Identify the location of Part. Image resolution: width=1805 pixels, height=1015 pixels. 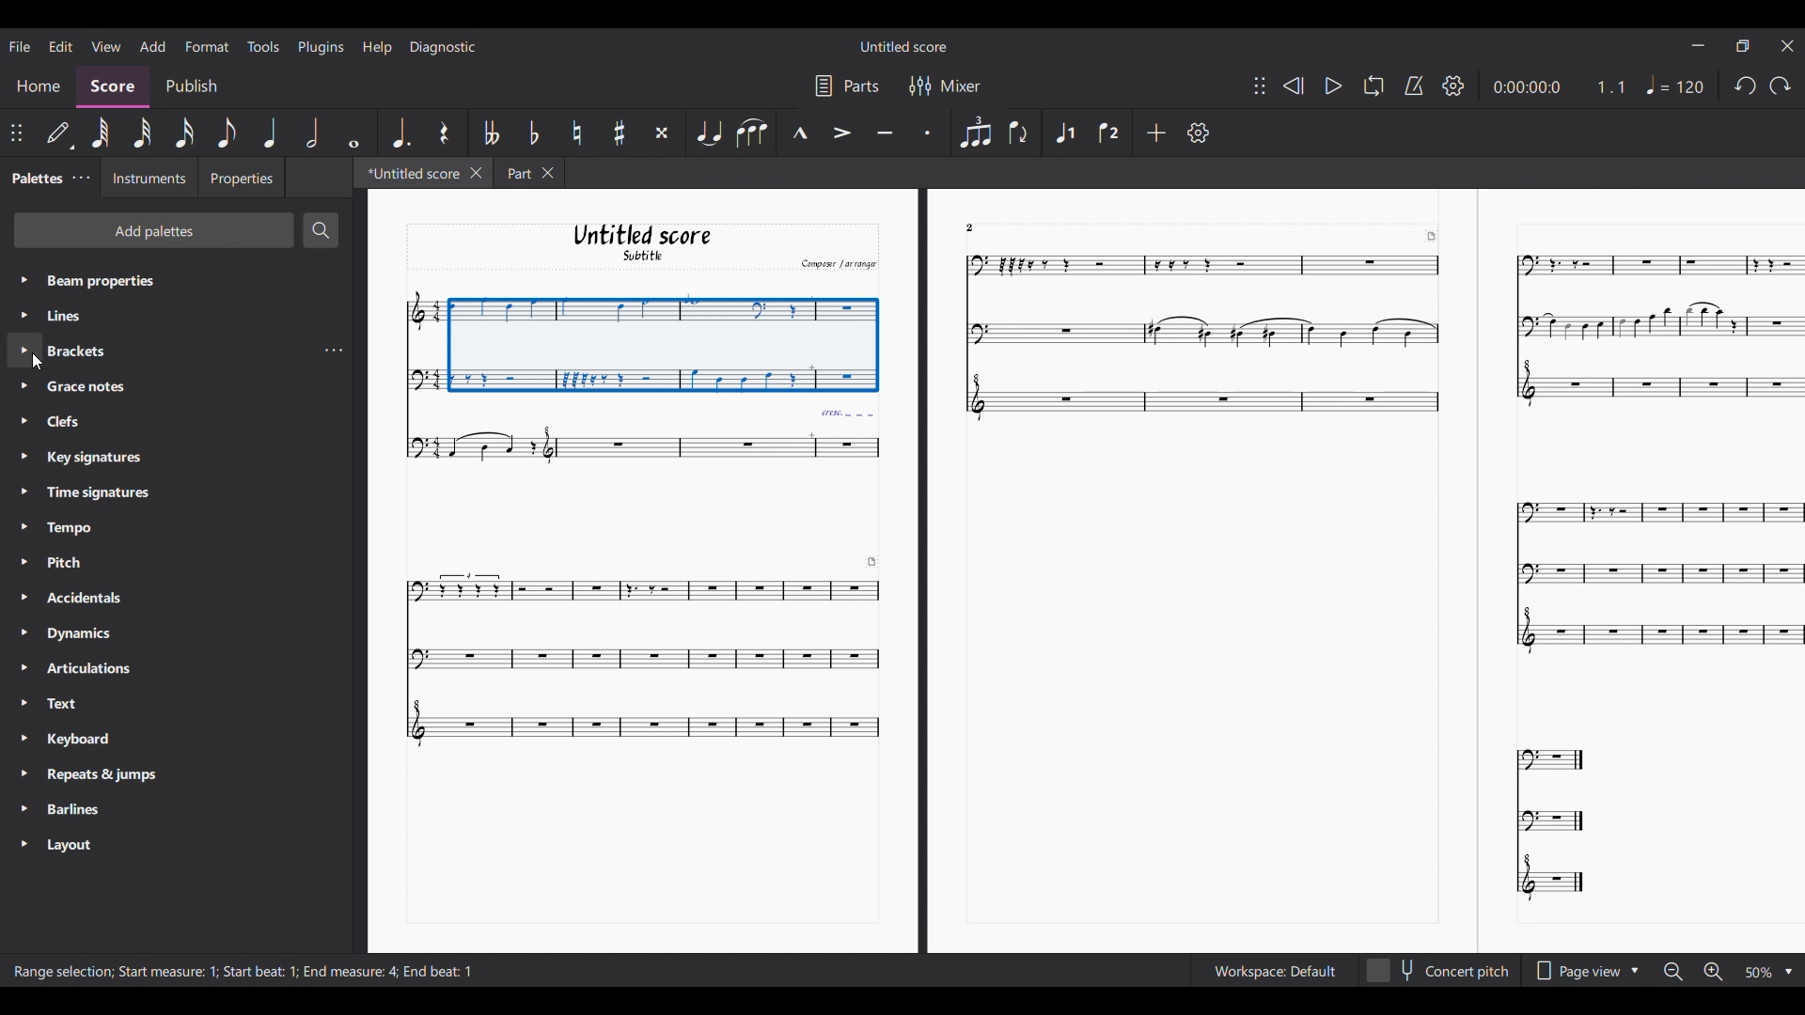
(515, 172).